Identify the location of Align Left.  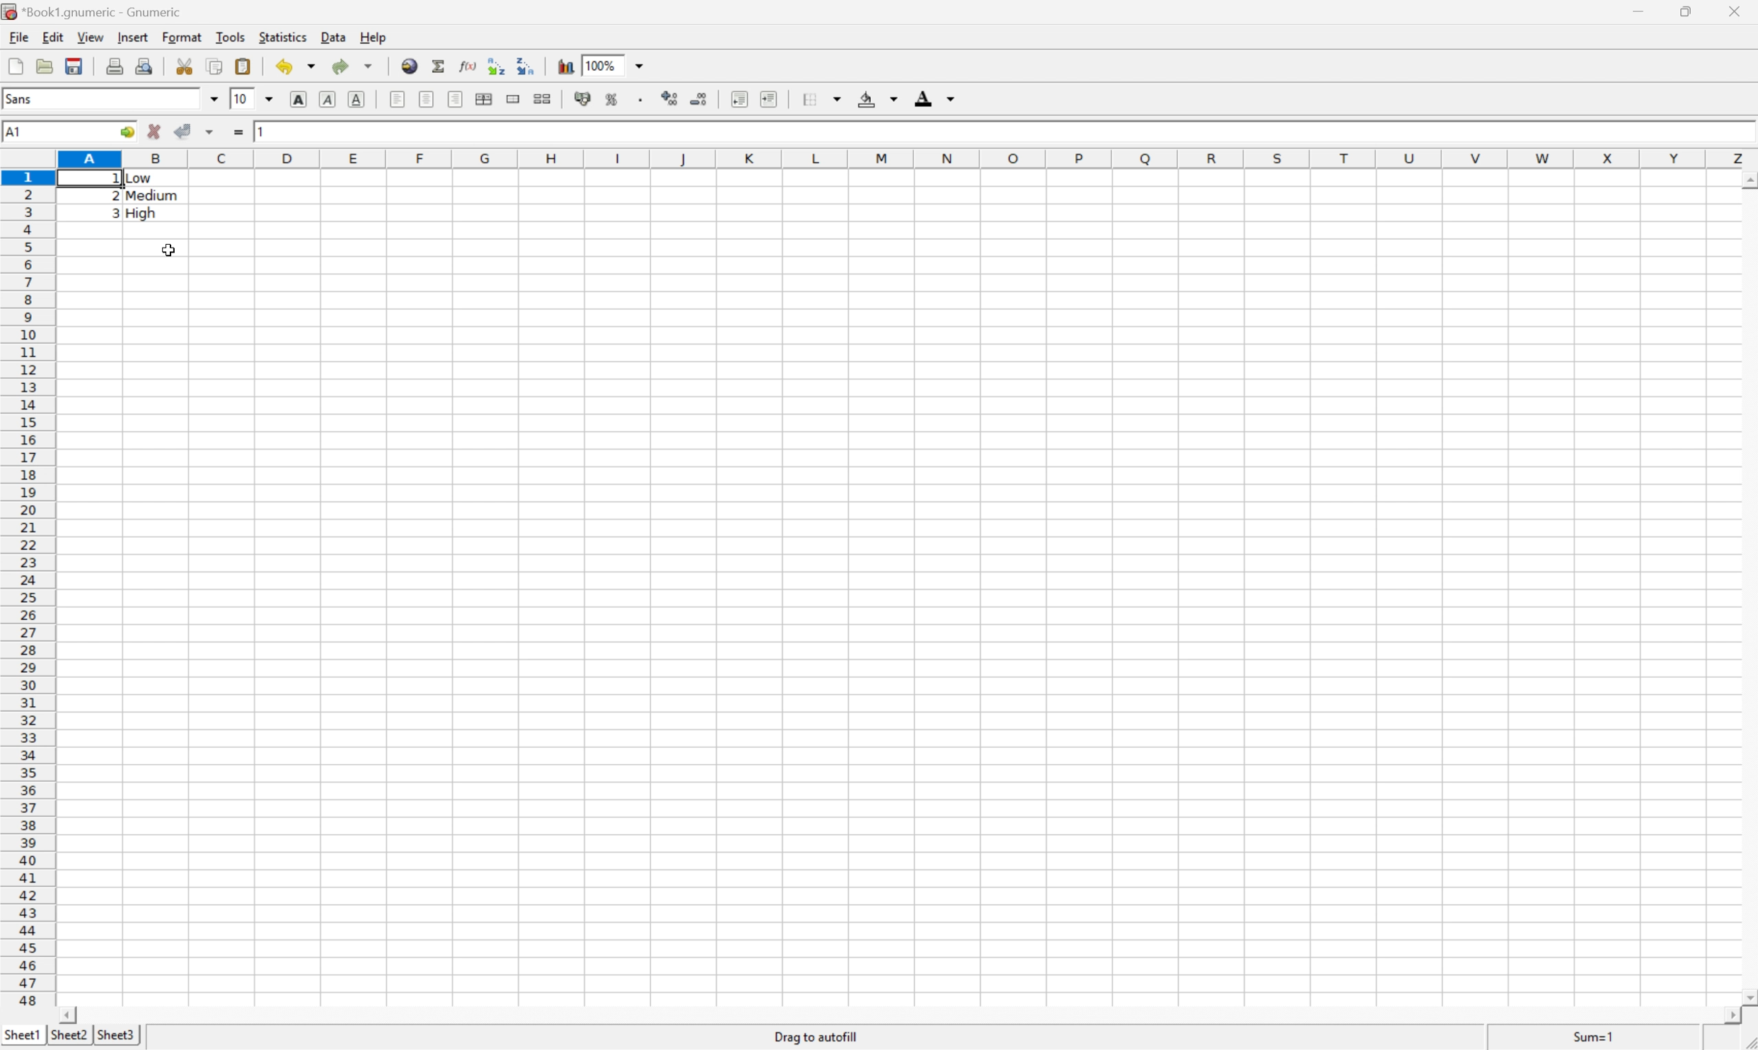
(398, 98).